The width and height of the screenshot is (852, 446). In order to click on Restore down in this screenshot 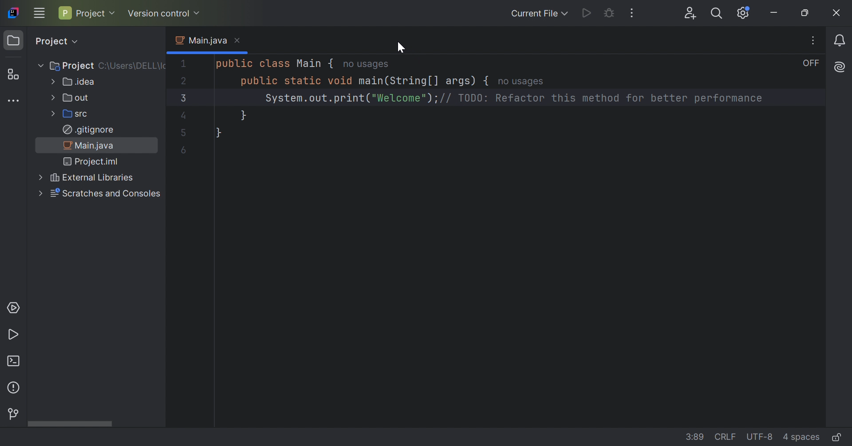, I will do `click(805, 13)`.